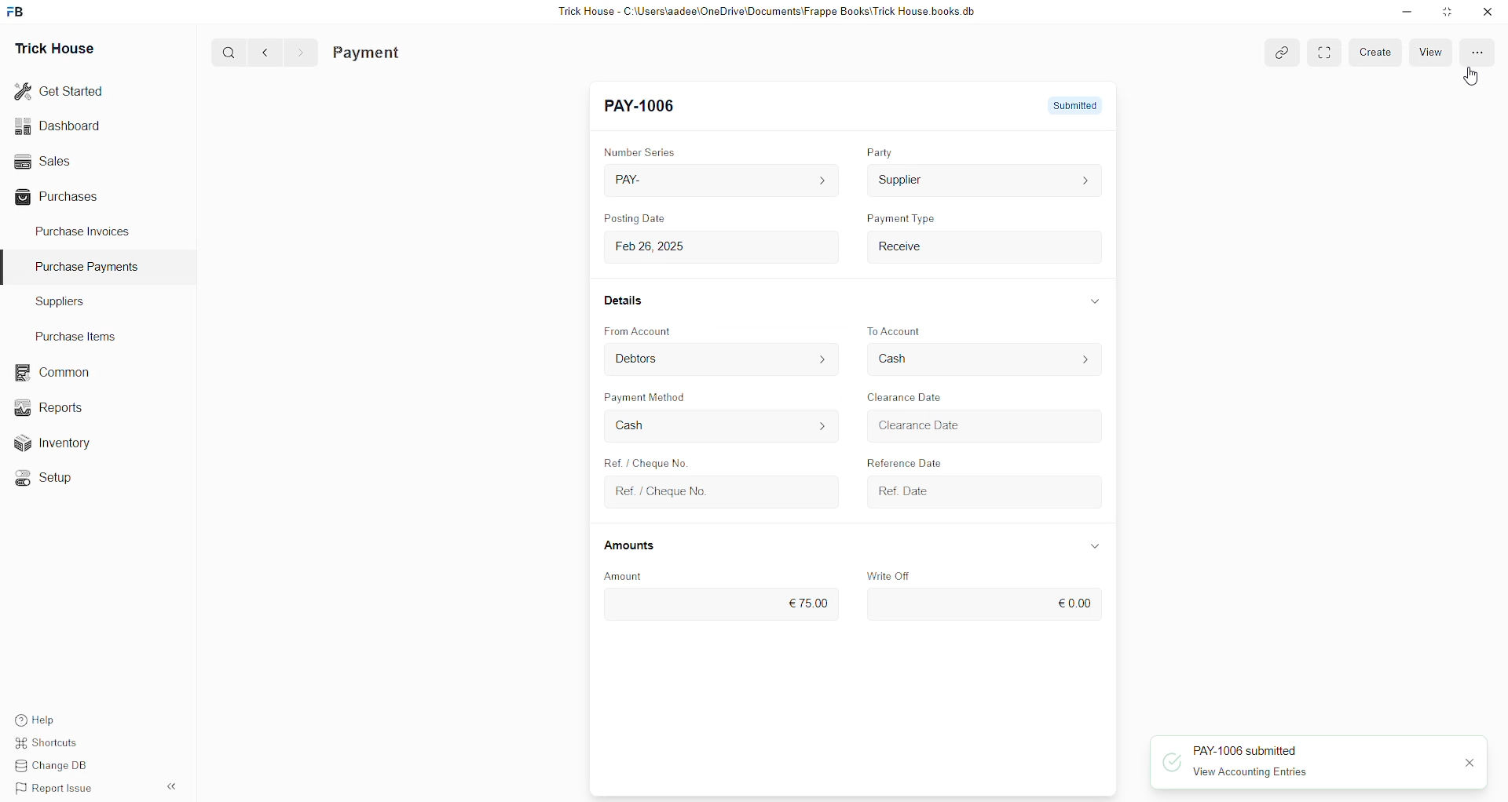 This screenshot has width=1508, height=802. I want to click on Reference Date, so click(918, 463).